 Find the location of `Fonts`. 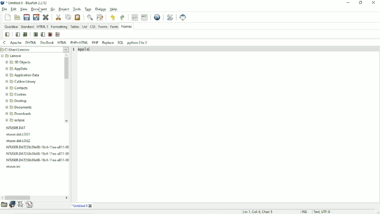

Fonts is located at coordinates (114, 27).